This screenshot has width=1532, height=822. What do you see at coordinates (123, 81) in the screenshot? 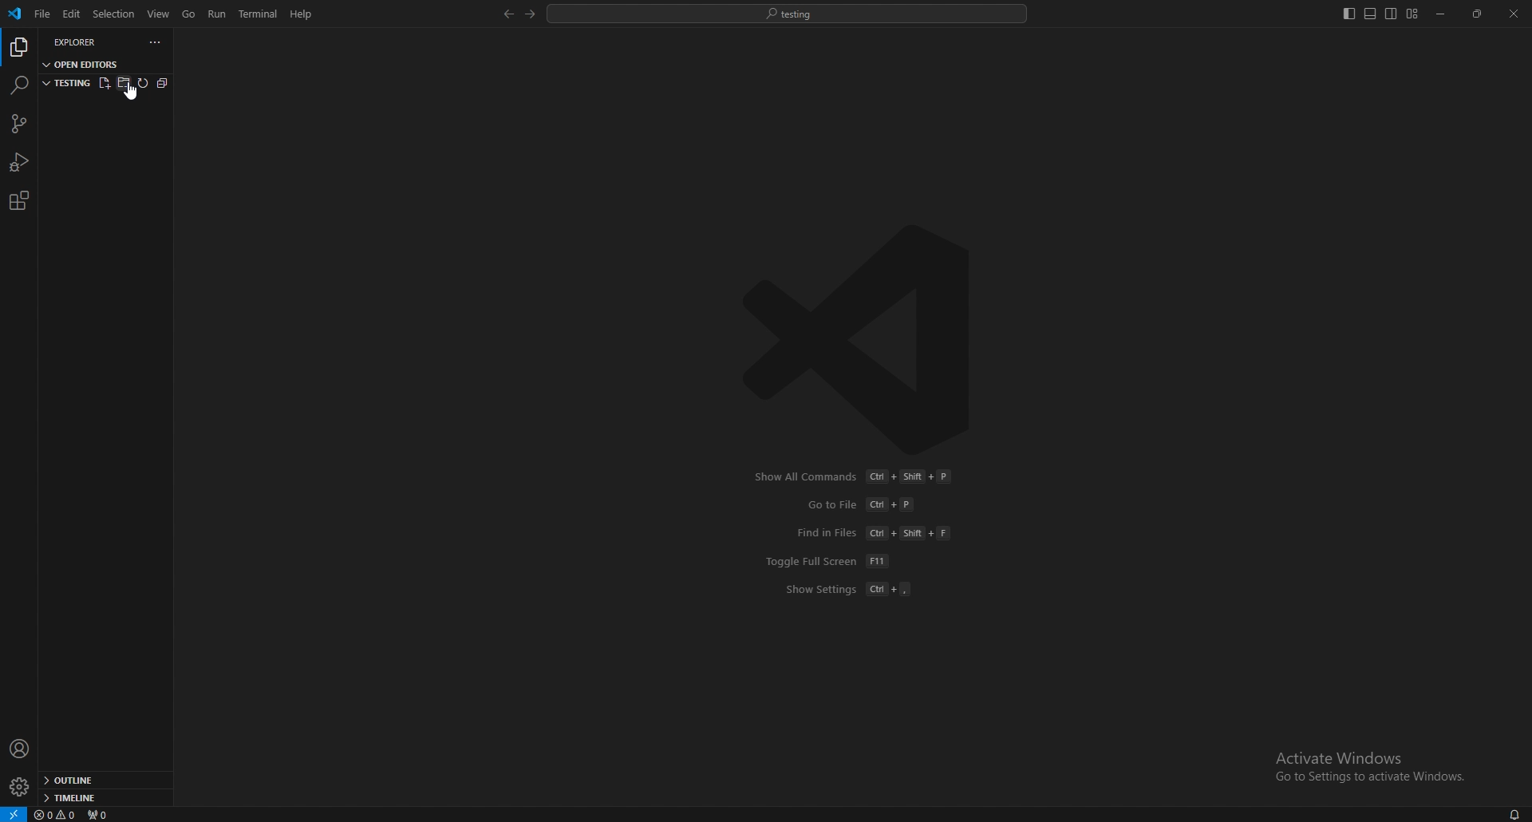
I see `new folder` at bounding box center [123, 81].